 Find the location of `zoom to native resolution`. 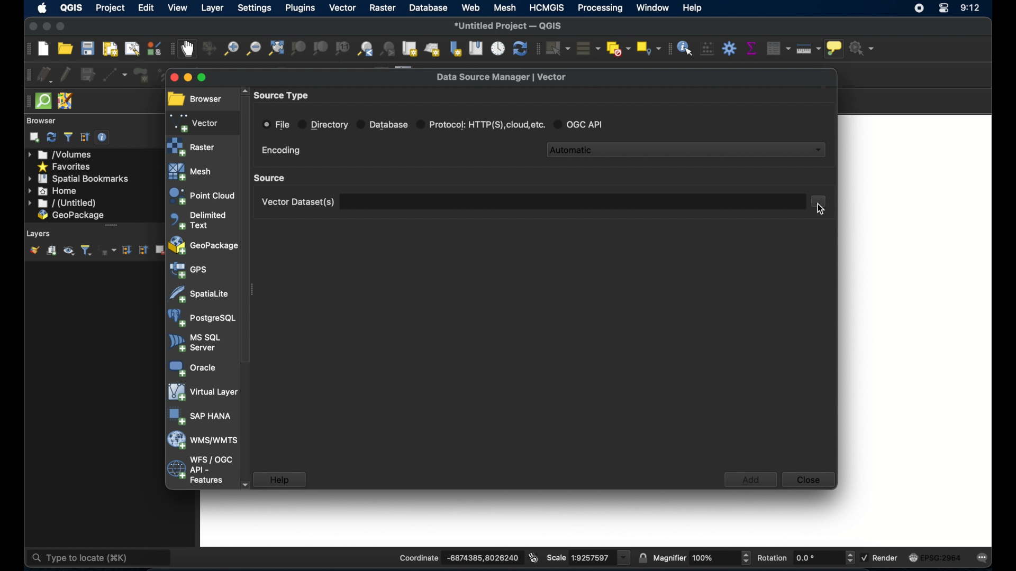

zoom to native resolution is located at coordinates (342, 48).